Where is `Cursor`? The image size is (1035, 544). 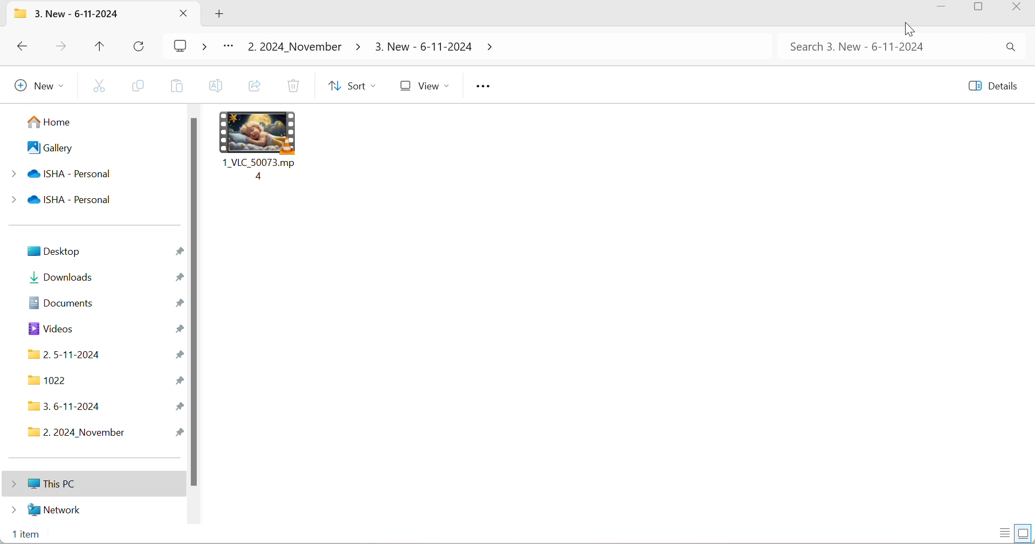 Cursor is located at coordinates (907, 27).